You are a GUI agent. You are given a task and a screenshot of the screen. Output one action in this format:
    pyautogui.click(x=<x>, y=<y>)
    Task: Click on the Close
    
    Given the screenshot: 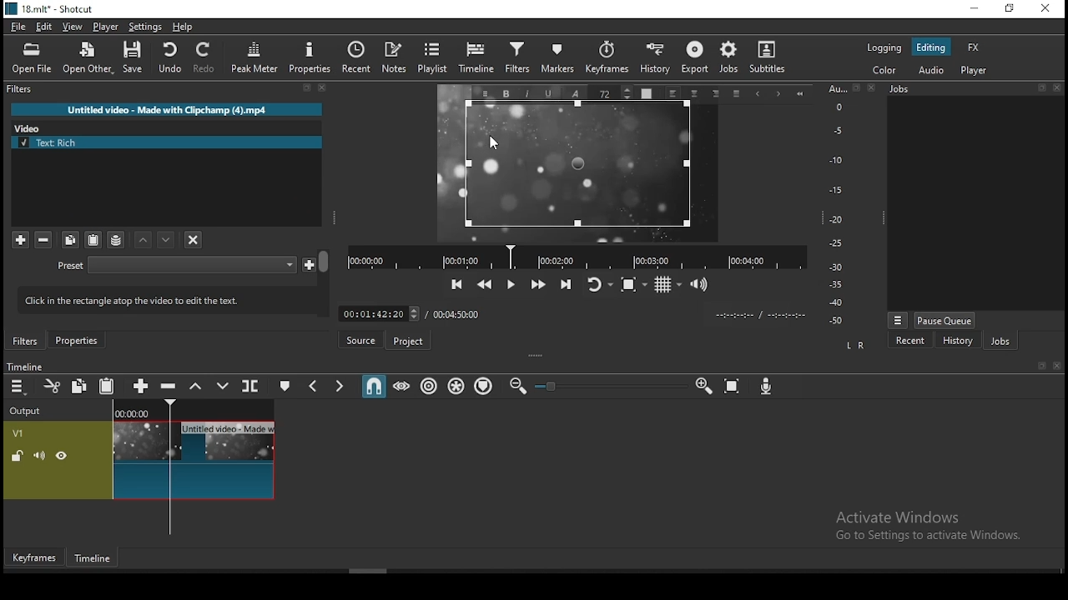 What is the action you would take?
    pyautogui.click(x=1056, y=87)
    